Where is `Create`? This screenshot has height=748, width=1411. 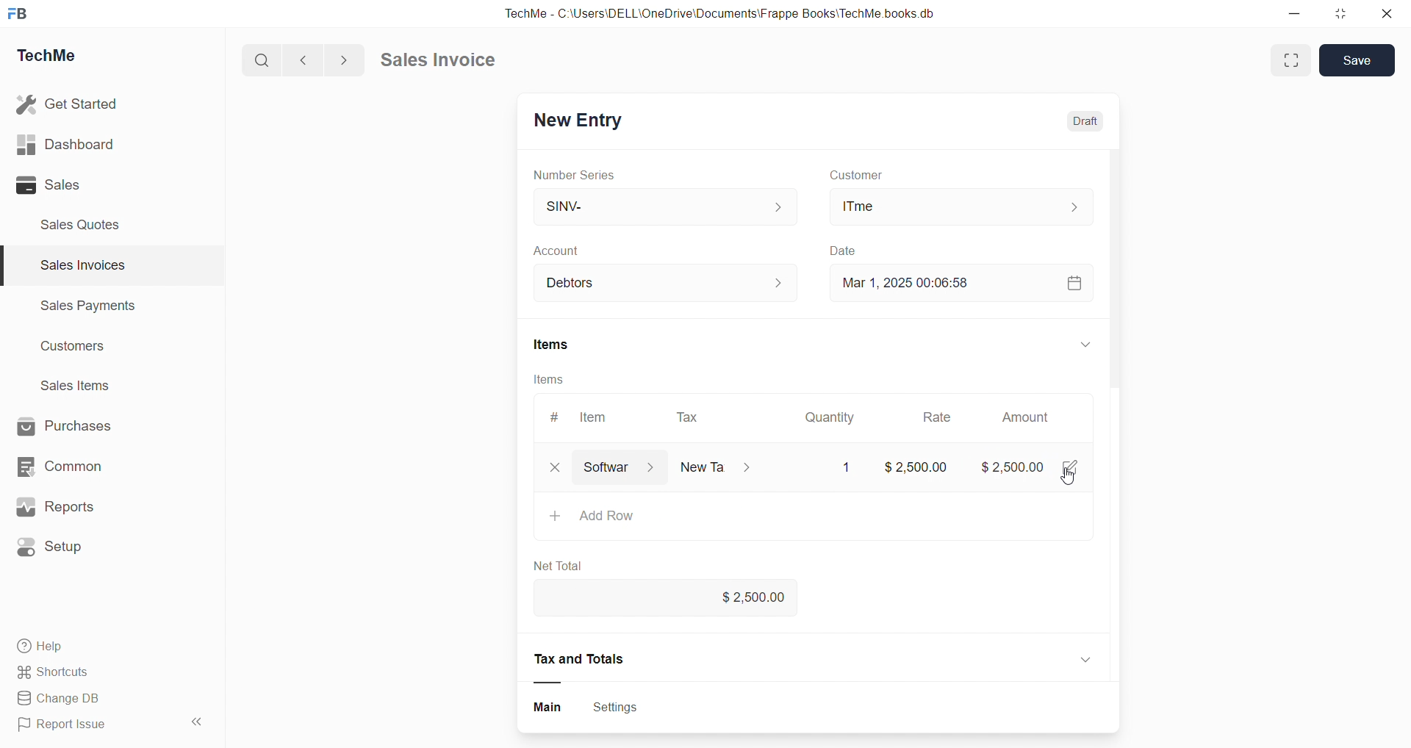
Create is located at coordinates (839, 248).